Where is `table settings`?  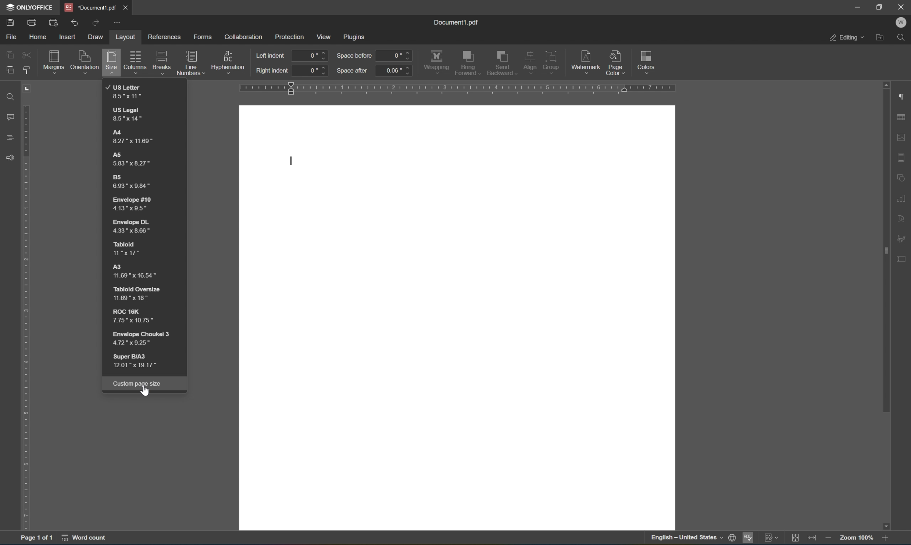 table settings is located at coordinates (902, 117).